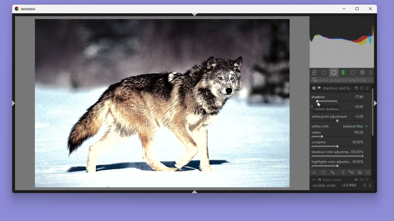 This screenshot has height=221, width=394. What do you see at coordinates (346, 9) in the screenshot?
I see `Minimise` at bounding box center [346, 9].